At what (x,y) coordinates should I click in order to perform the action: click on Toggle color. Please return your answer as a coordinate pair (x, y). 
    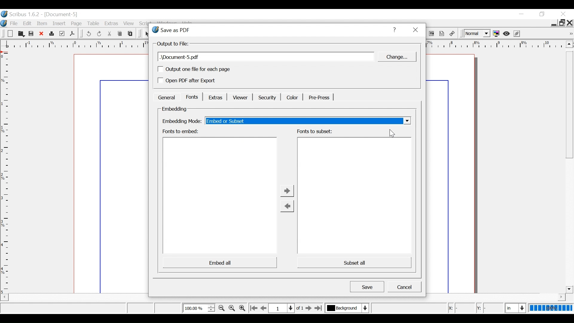
    Looking at the image, I should click on (496, 34).